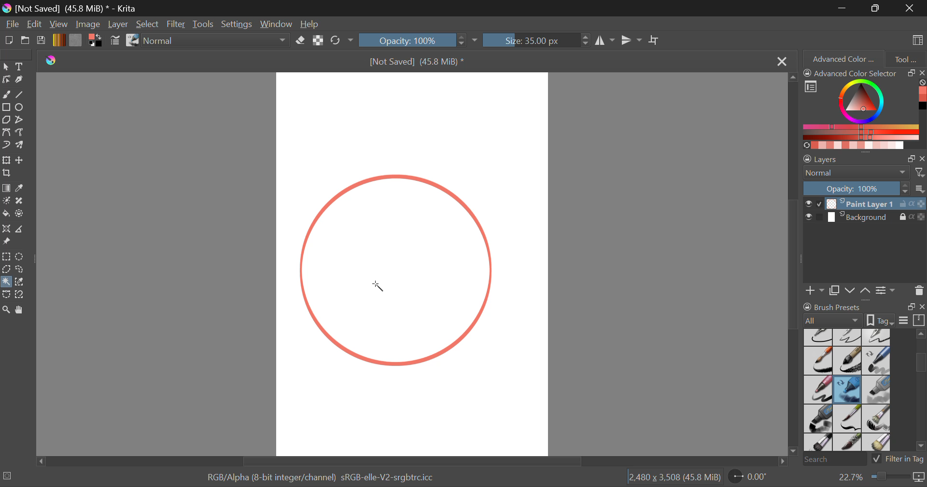  What do you see at coordinates (6, 280) in the screenshot?
I see `Tool Selected` at bounding box center [6, 280].